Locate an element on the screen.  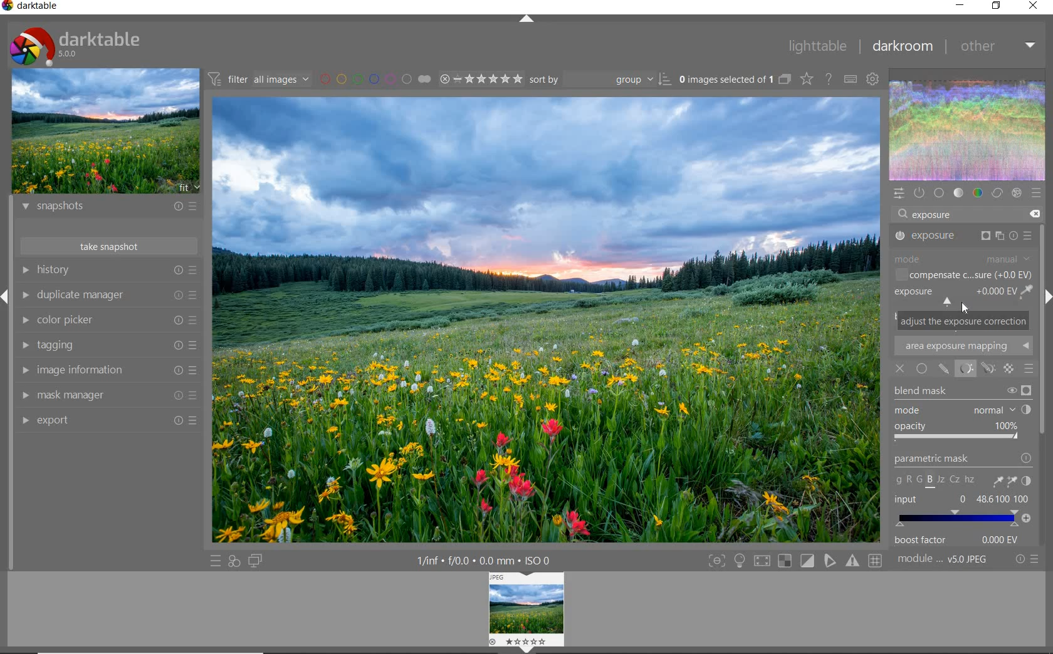
display a second darkroom image below is located at coordinates (258, 561).